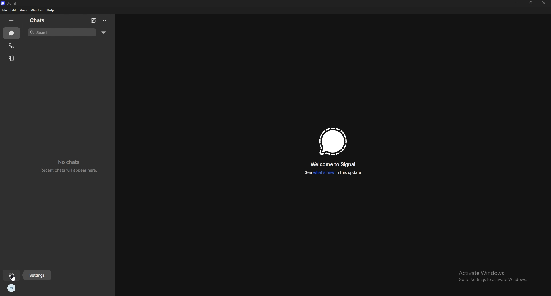 The image size is (551, 296). What do you see at coordinates (14, 278) in the screenshot?
I see `cursor` at bounding box center [14, 278].